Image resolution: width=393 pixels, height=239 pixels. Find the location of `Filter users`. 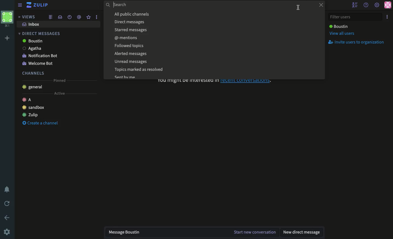

Filter users is located at coordinates (356, 17).